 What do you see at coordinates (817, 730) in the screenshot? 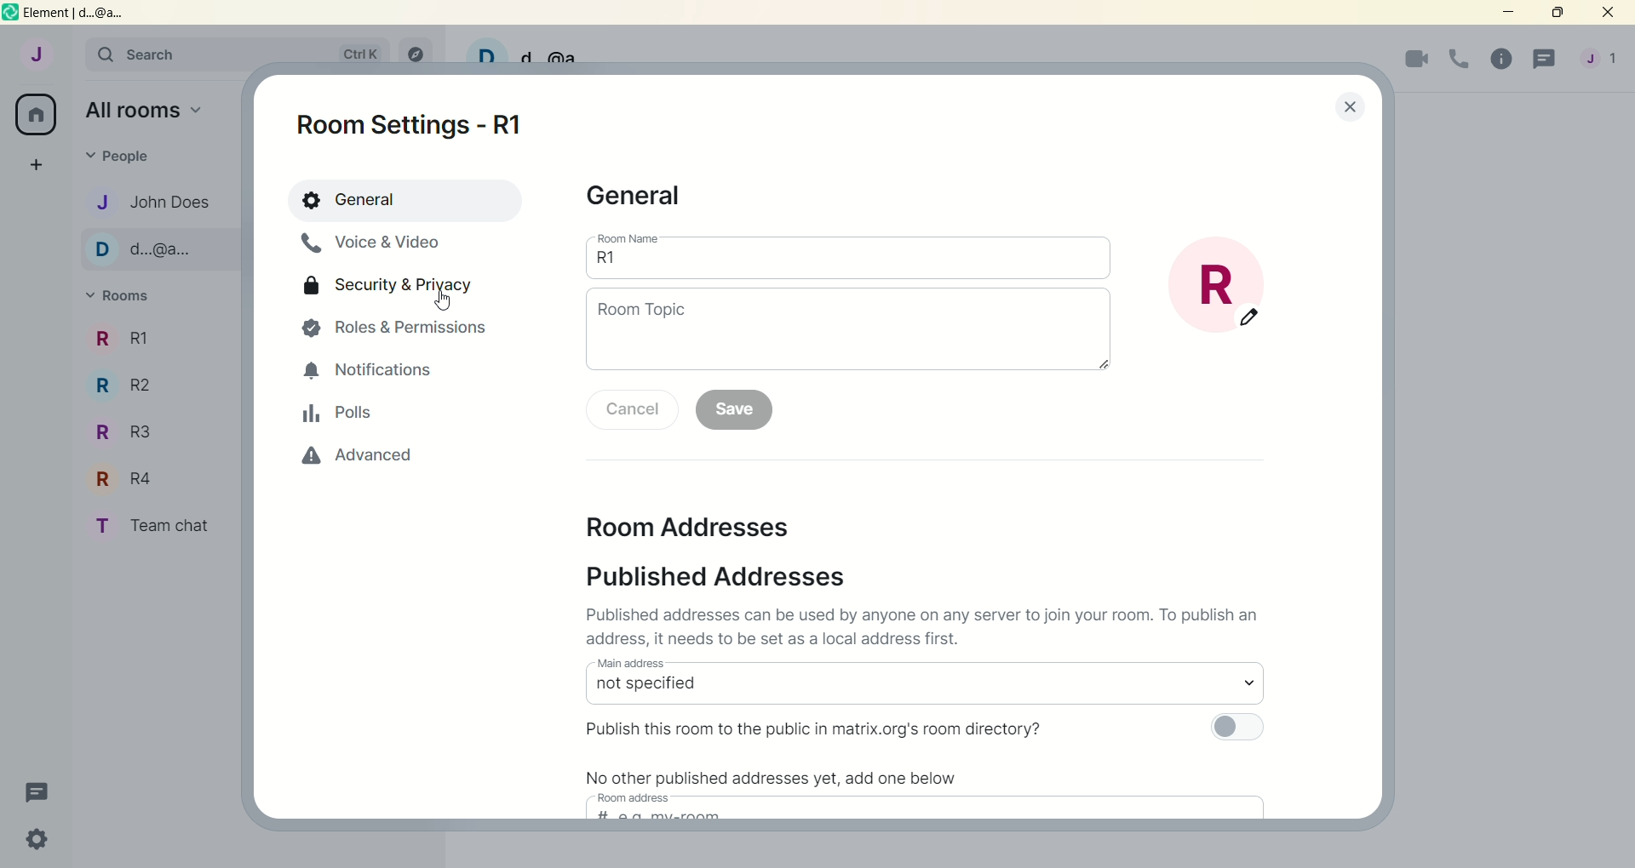
I see `Publish this room to the public in matrix.org's room directory?` at bounding box center [817, 730].